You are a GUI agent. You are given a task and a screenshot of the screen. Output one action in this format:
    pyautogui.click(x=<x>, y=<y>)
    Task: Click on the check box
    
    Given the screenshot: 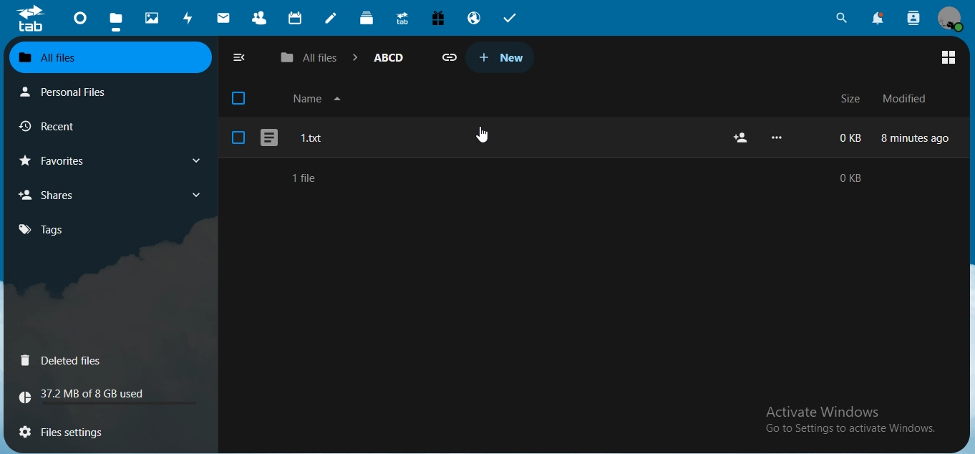 What is the action you would take?
    pyautogui.click(x=238, y=97)
    